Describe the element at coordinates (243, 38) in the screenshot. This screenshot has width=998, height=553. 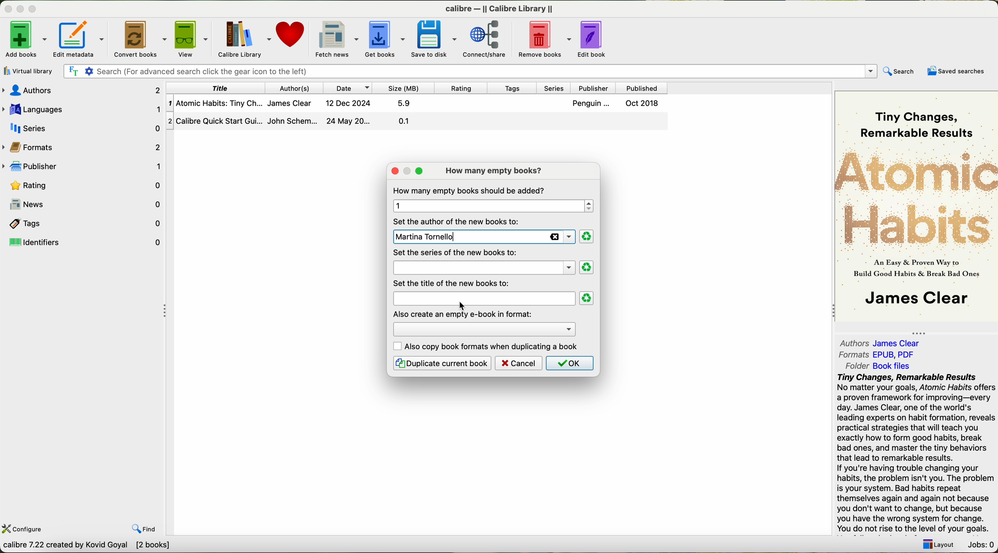
I see `calibre library` at that location.